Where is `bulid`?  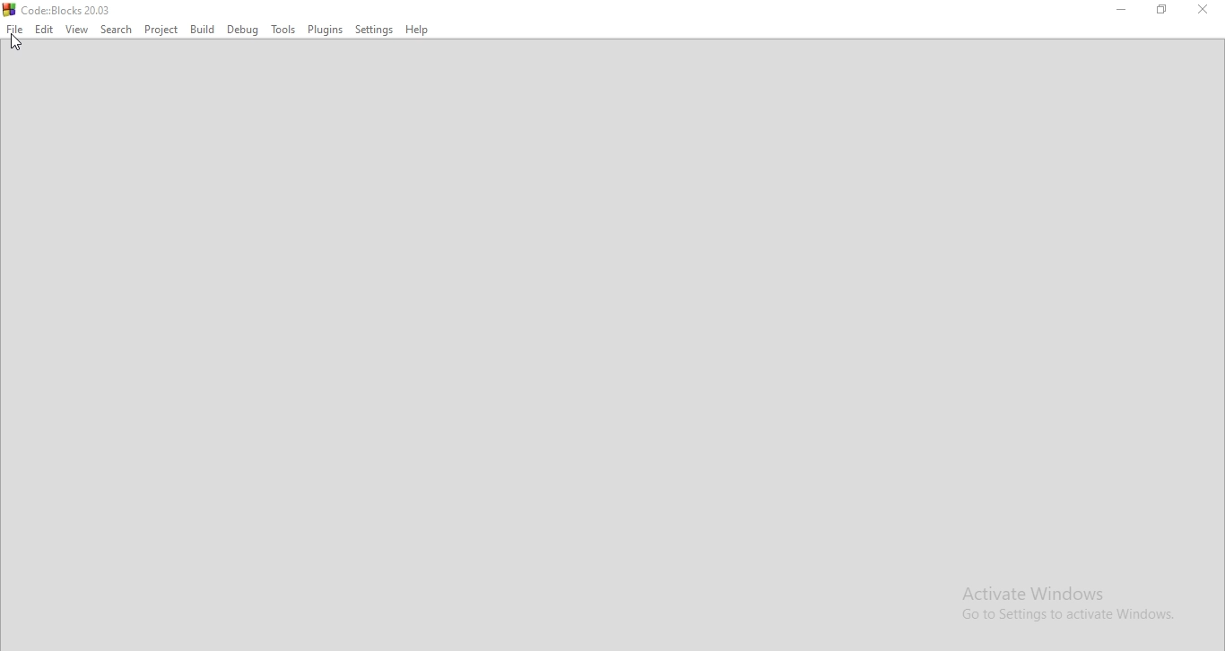
bulid is located at coordinates (201, 29).